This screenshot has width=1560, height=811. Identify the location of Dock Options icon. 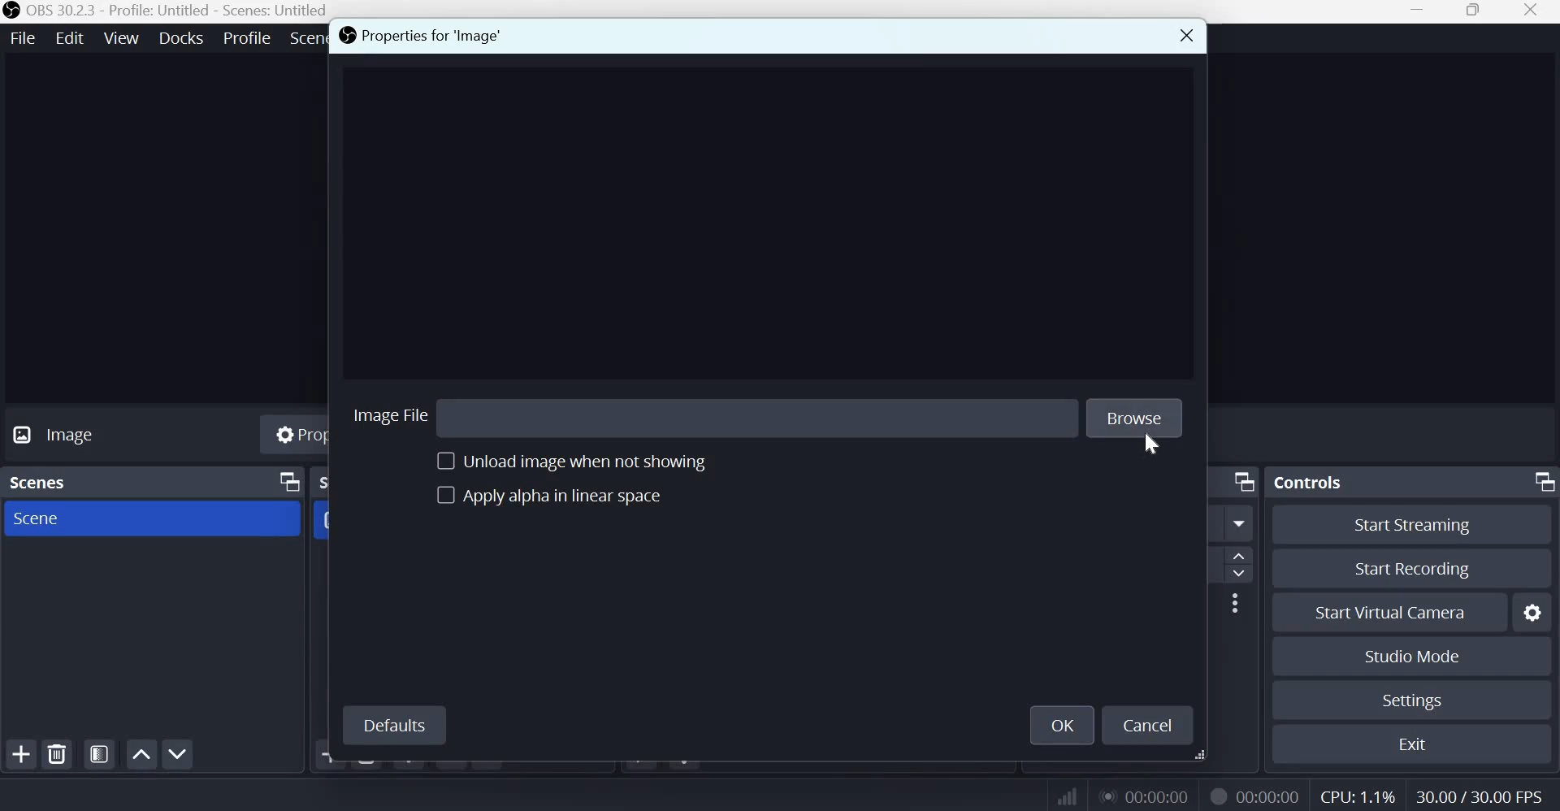
(1540, 483).